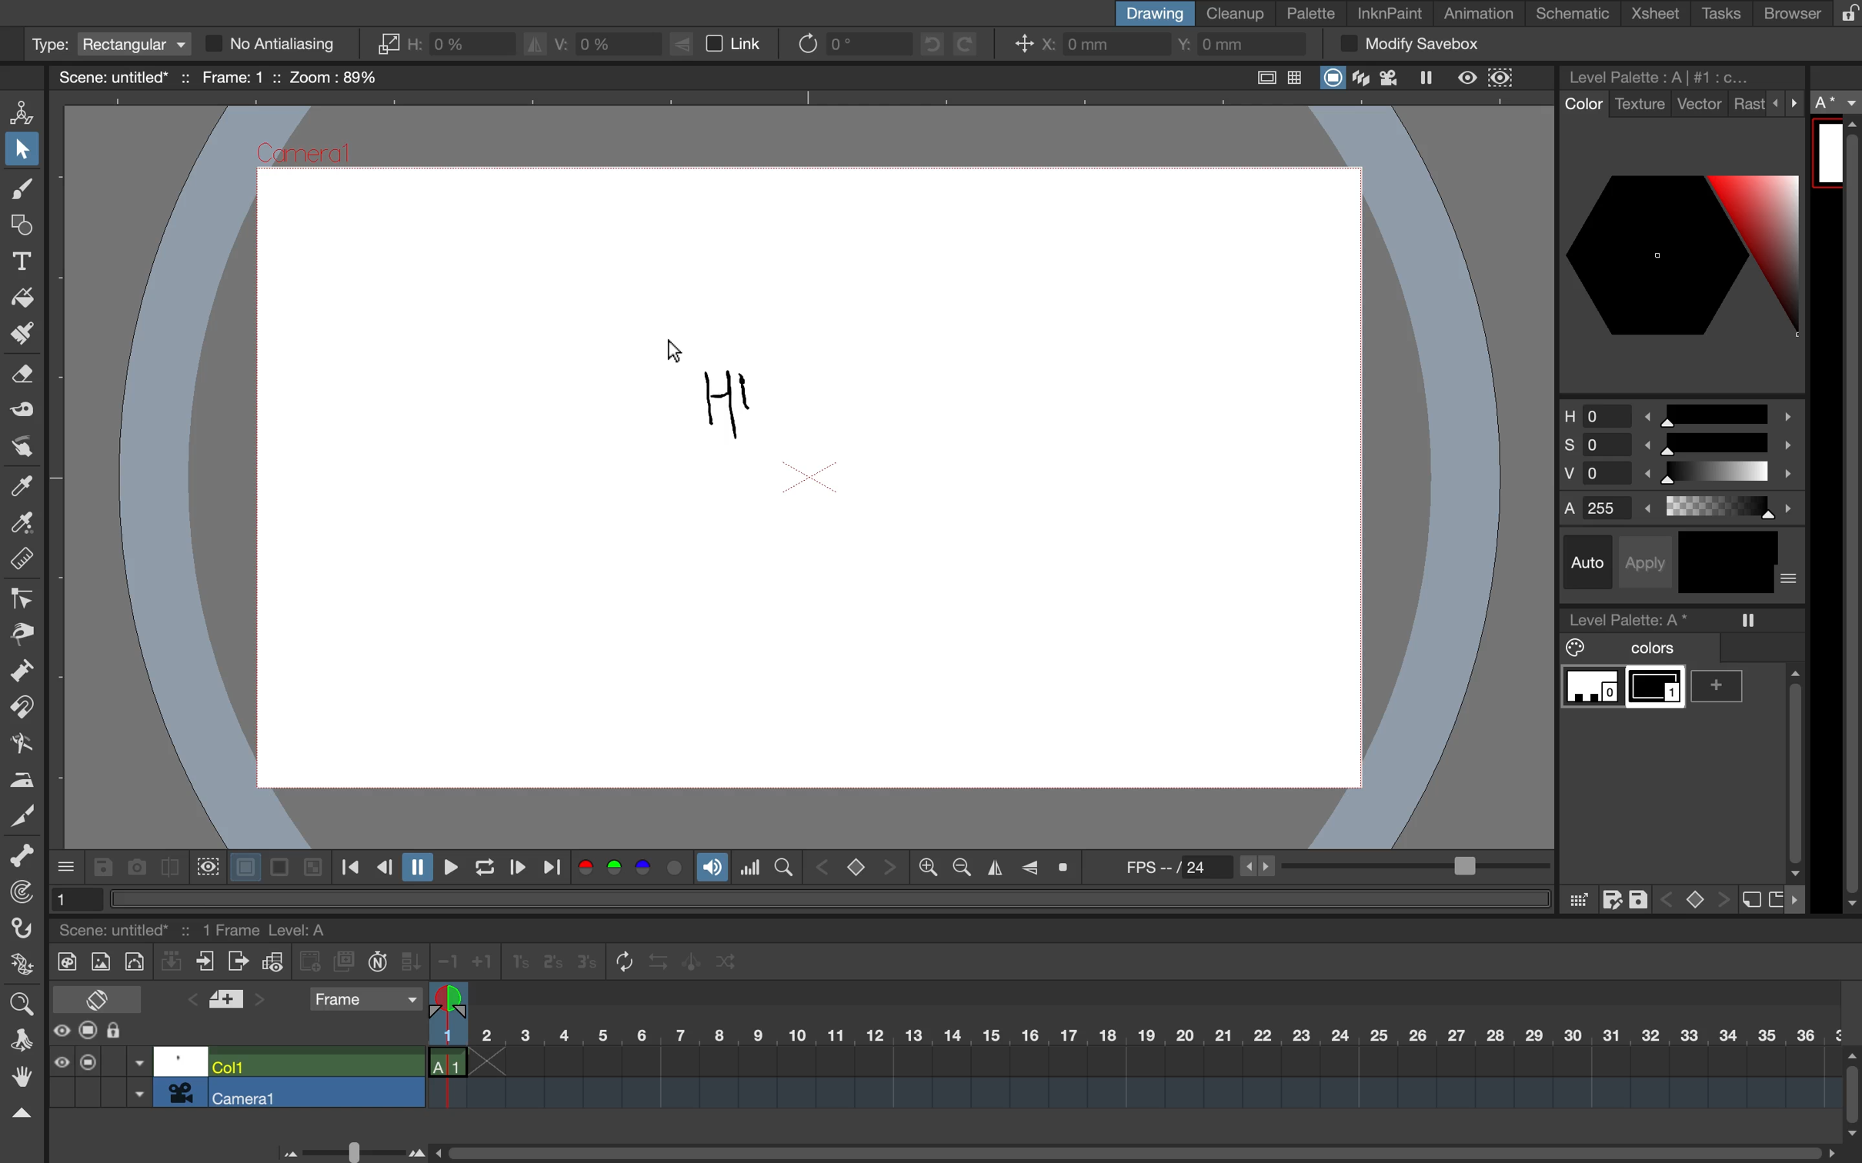 This screenshot has height=1163, width=1862. Describe the element at coordinates (20, 708) in the screenshot. I see `magnet tool` at that location.